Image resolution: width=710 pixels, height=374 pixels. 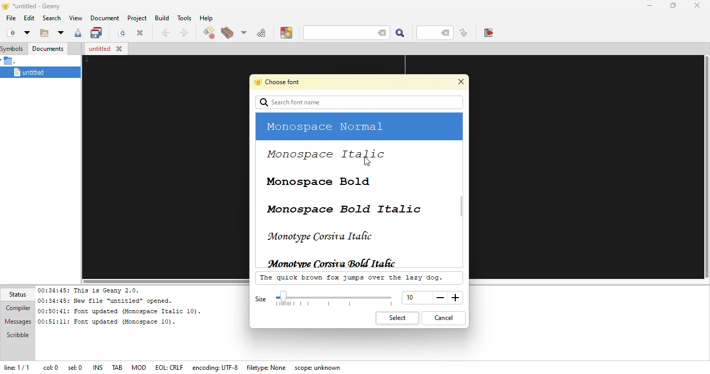 What do you see at coordinates (463, 33) in the screenshot?
I see `jump to line` at bounding box center [463, 33].